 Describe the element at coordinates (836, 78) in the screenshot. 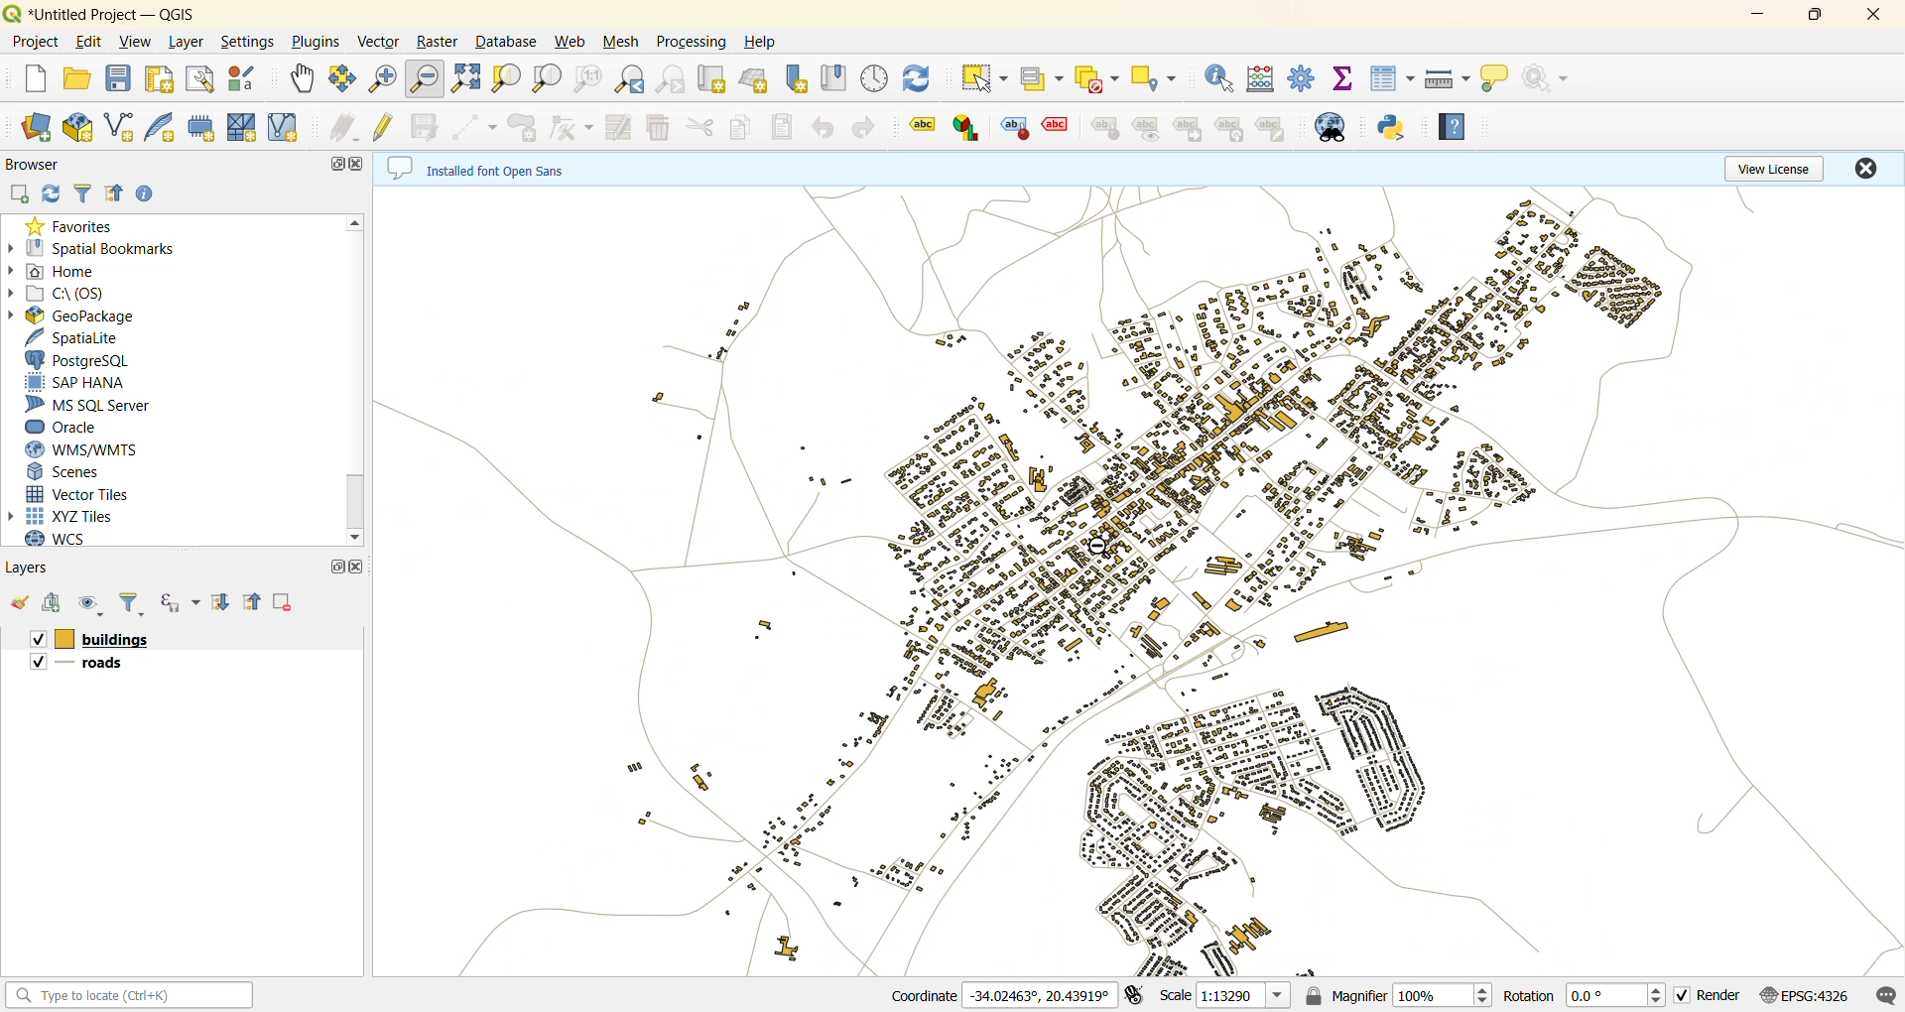

I see `show spatial bookmark` at that location.